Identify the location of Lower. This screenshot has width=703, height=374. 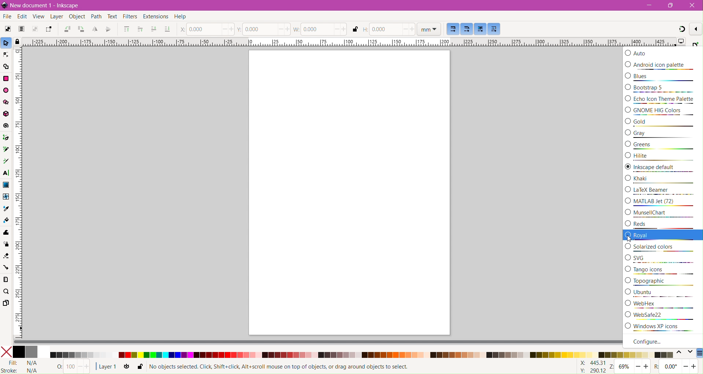
(153, 29).